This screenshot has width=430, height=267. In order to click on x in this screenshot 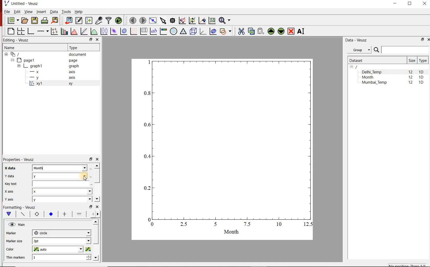, I will do `click(62, 191)`.